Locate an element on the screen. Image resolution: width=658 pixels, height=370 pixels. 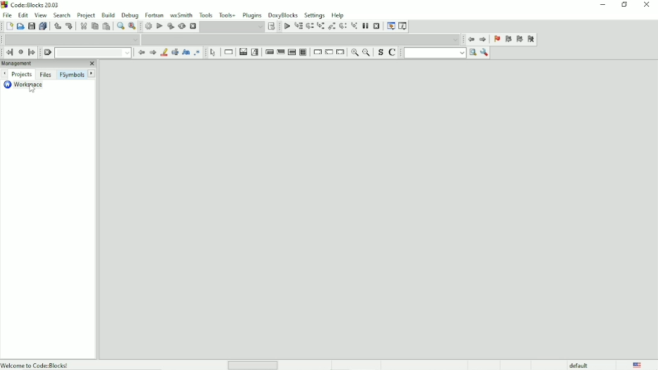
Toggle source is located at coordinates (380, 53).